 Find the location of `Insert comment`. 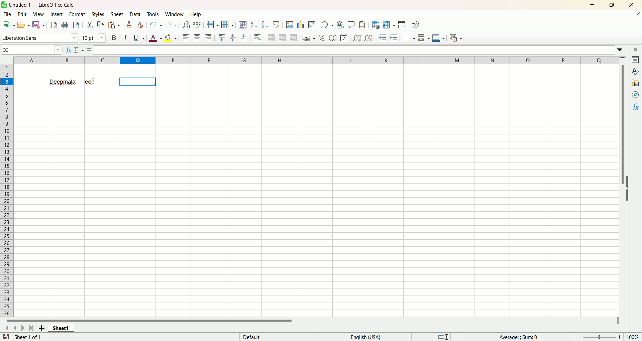

Insert comment is located at coordinates (351, 24).